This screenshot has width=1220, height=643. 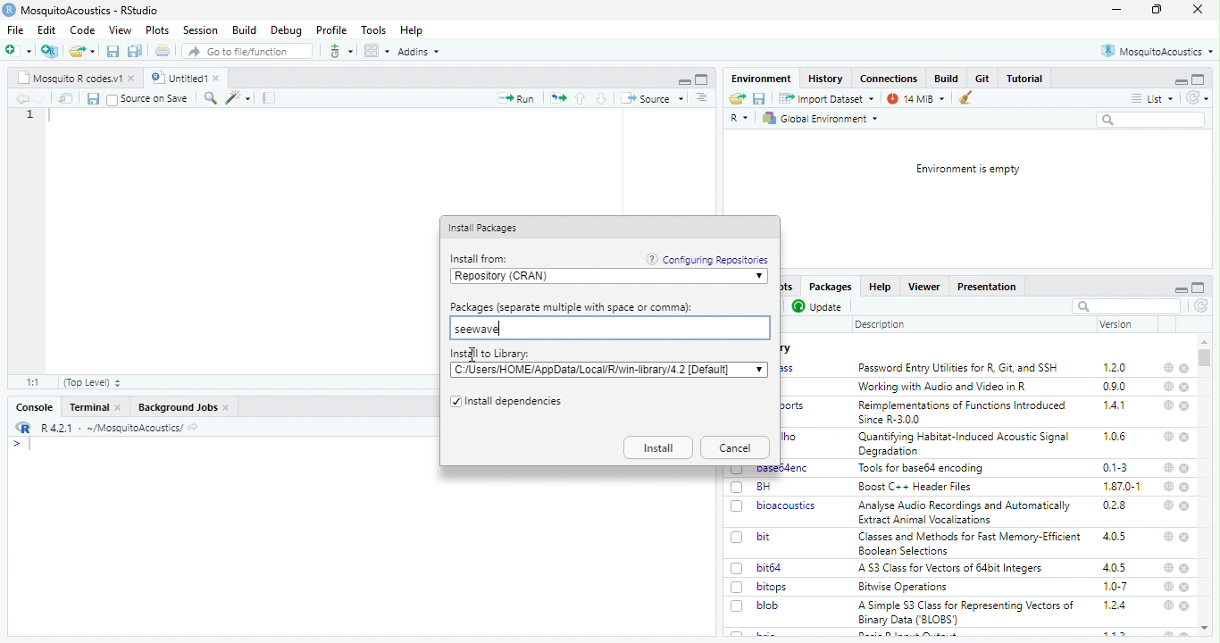 What do you see at coordinates (738, 507) in the screenshot?
I see `checkbox` at bounding box center [738, 507].